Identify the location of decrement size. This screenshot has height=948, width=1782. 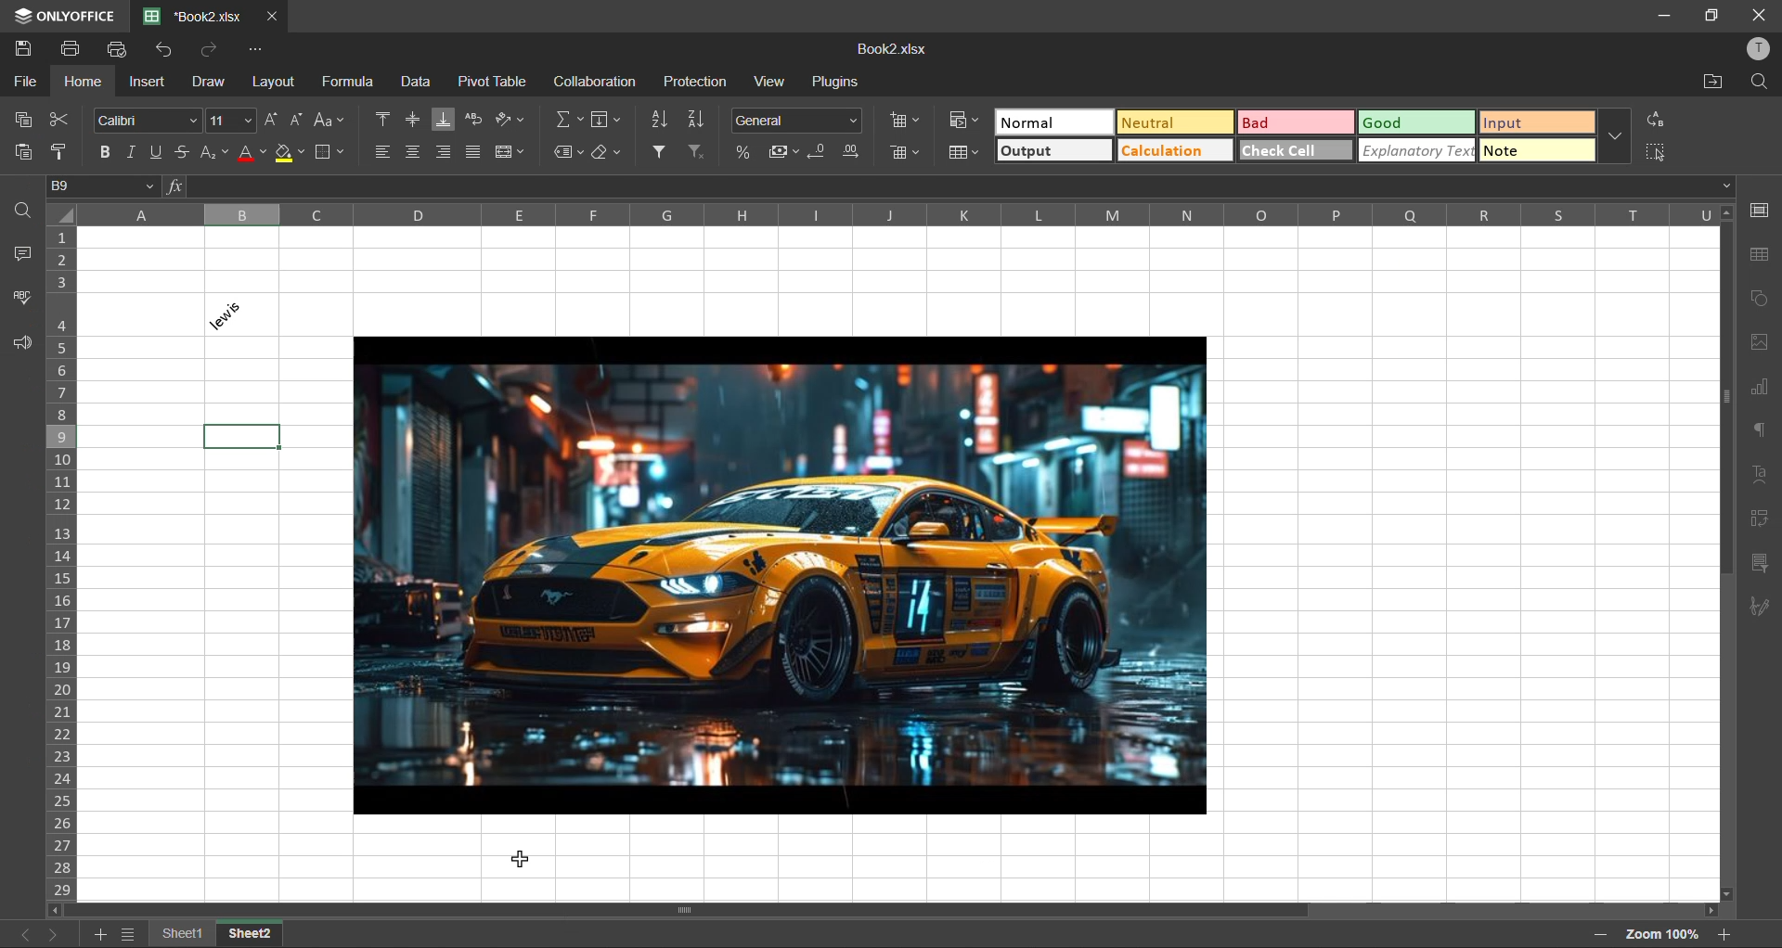
(300, 120).